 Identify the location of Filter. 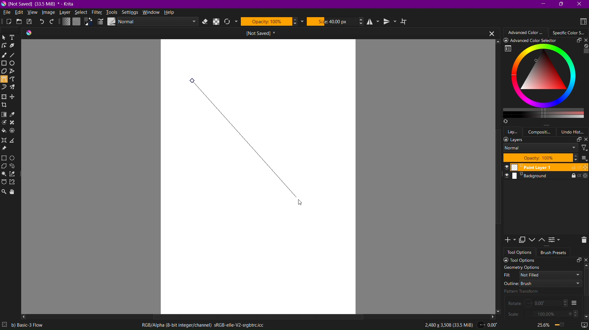
(97, 12).